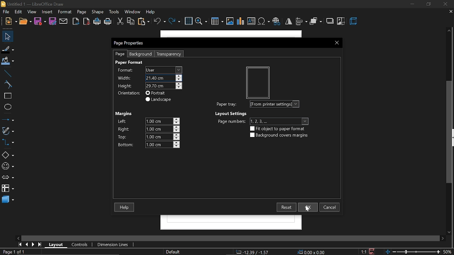 This screenshot has width=454, height=255. What do you see at coordinates (65, 12) in the screenshot?
I see `format` at bounding box center [65, 12].